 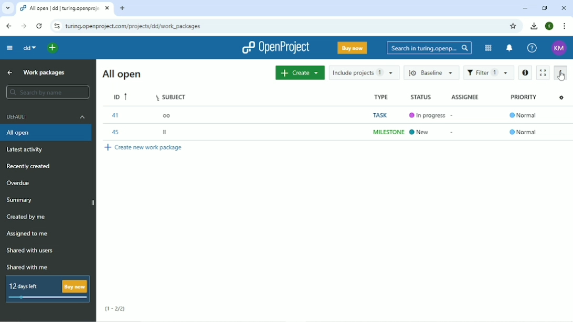 I want to click on Overdue, so click(x=18, y=183).